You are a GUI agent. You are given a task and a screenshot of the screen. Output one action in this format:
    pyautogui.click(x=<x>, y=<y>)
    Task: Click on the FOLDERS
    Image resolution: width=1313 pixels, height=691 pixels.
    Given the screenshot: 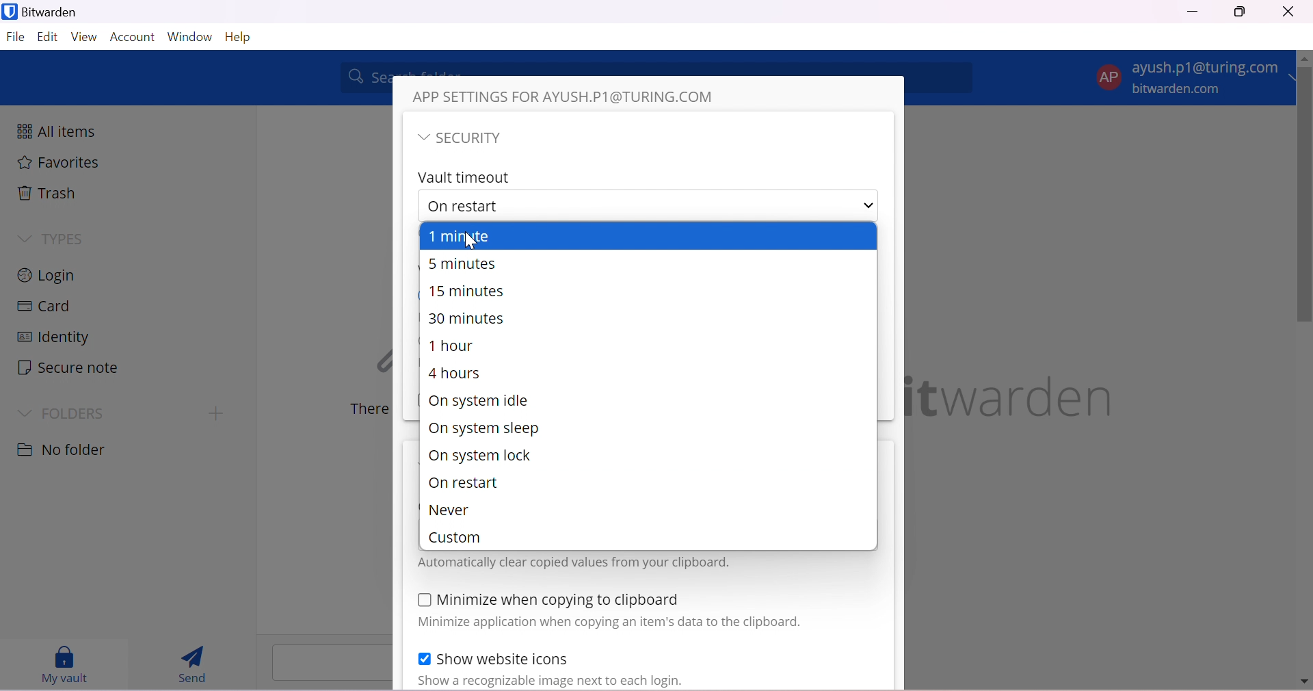 What is the action you would take?
    pyautogui.click(x=76, y=413)
    